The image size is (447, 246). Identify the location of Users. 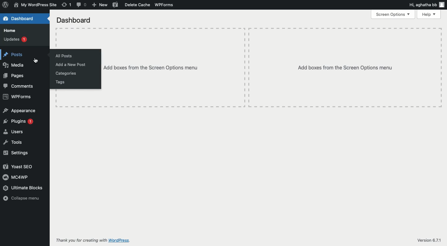
(15, 132).